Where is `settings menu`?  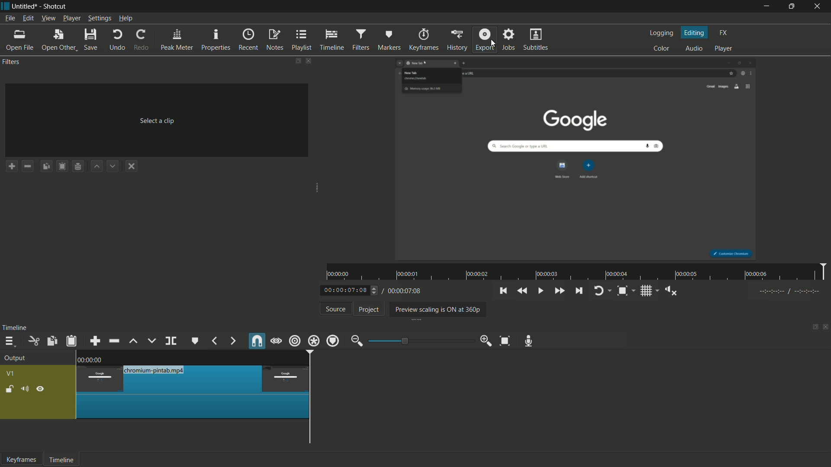 settings menu is located at coordinates (100, 19).